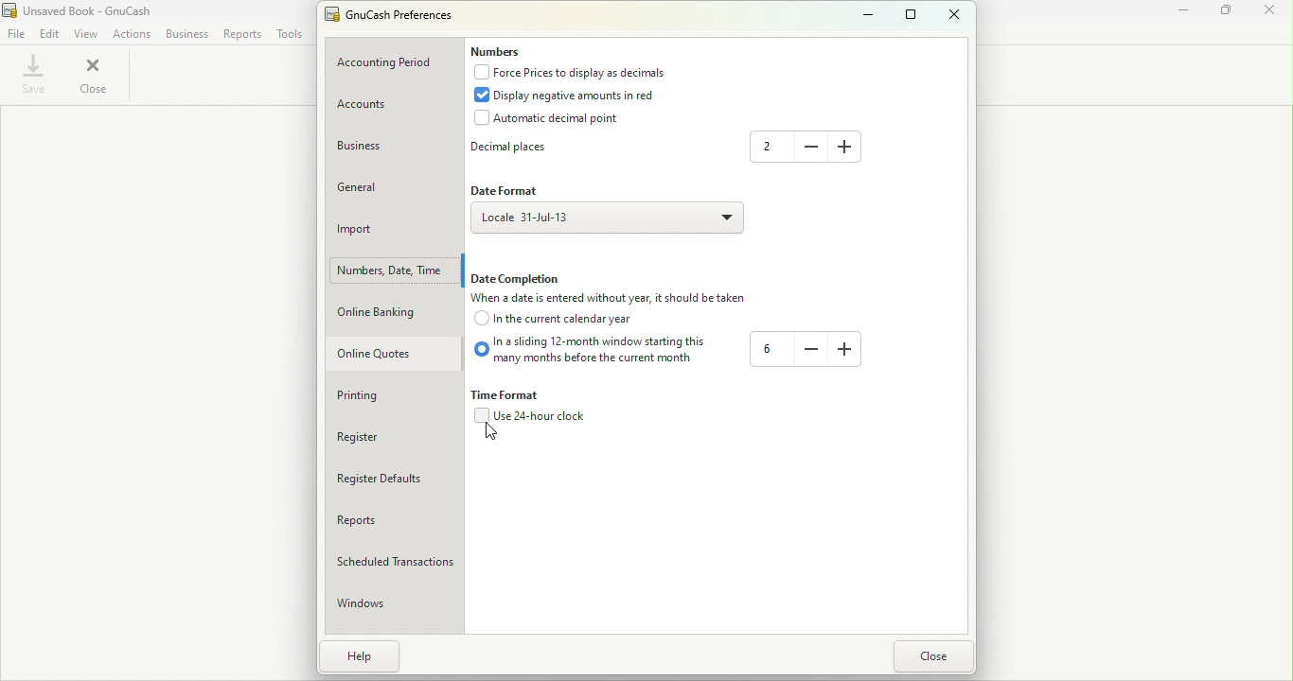 This screenshot has height=681, width=1293. I want to click on close, so click(96, 76).